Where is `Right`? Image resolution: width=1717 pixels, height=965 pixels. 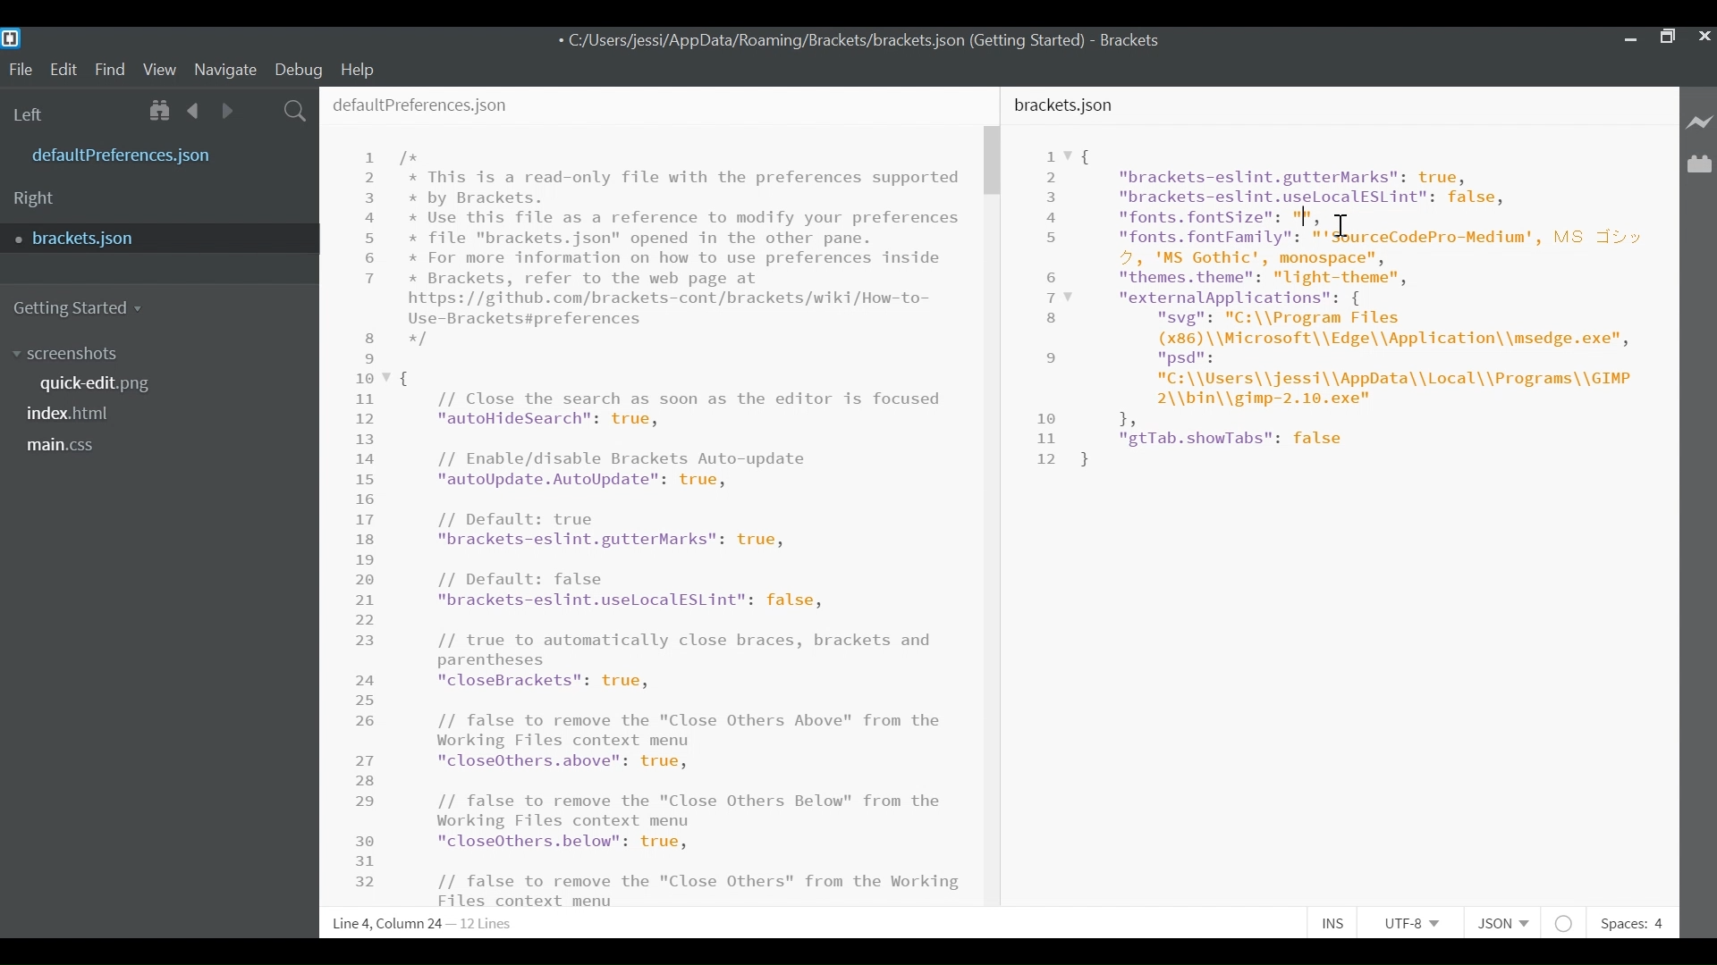
Right is located at coordinates (38, 199).